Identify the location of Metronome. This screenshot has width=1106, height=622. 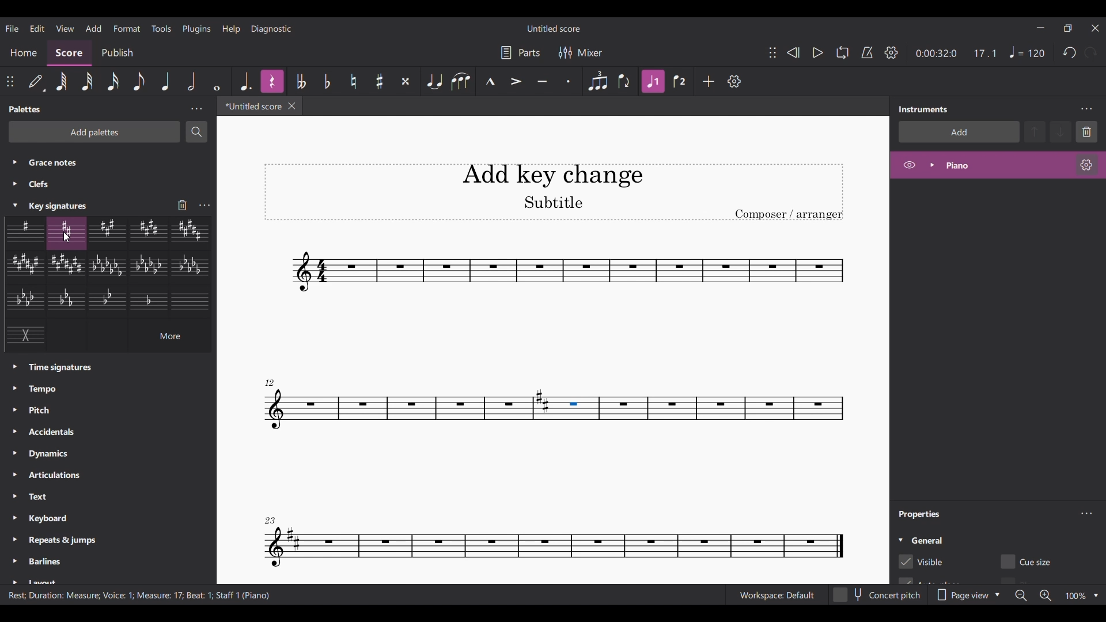
(867, 52).